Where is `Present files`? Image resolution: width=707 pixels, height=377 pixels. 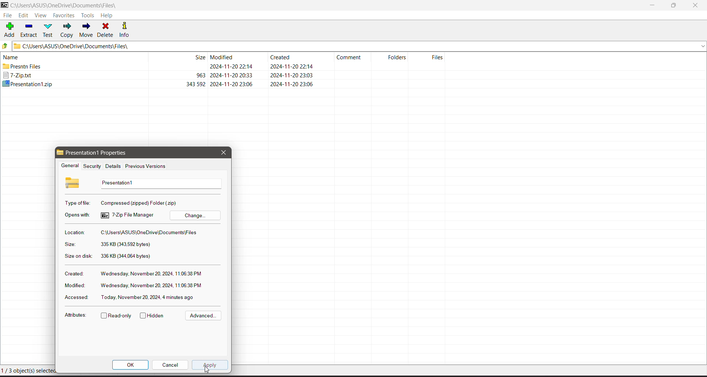 Present files is located at coordinates (160, 67).